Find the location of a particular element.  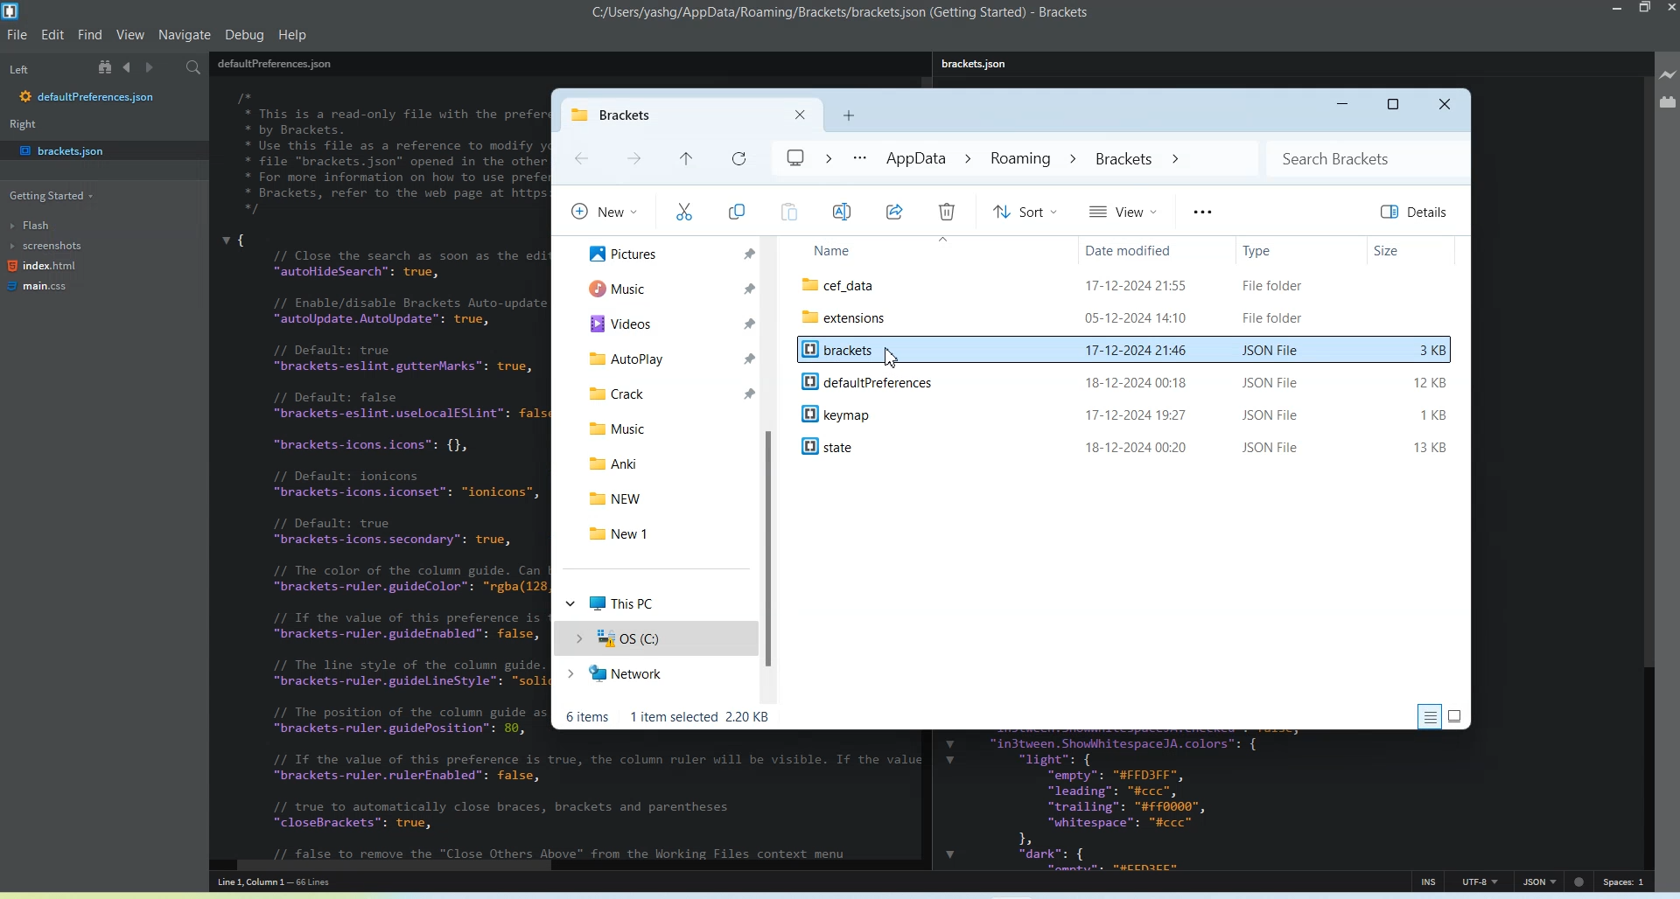

File is located at coordinates (1126, 284).